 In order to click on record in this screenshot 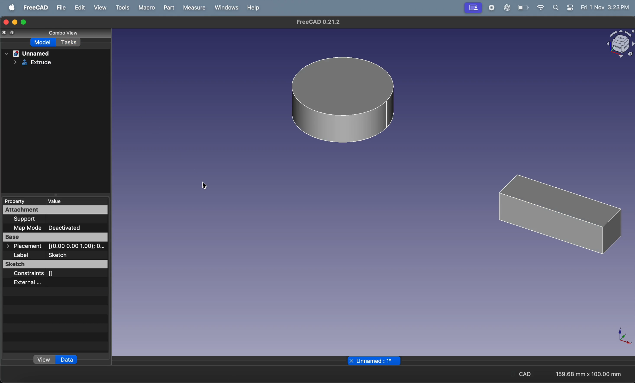, I will do `click(492, 7)`.